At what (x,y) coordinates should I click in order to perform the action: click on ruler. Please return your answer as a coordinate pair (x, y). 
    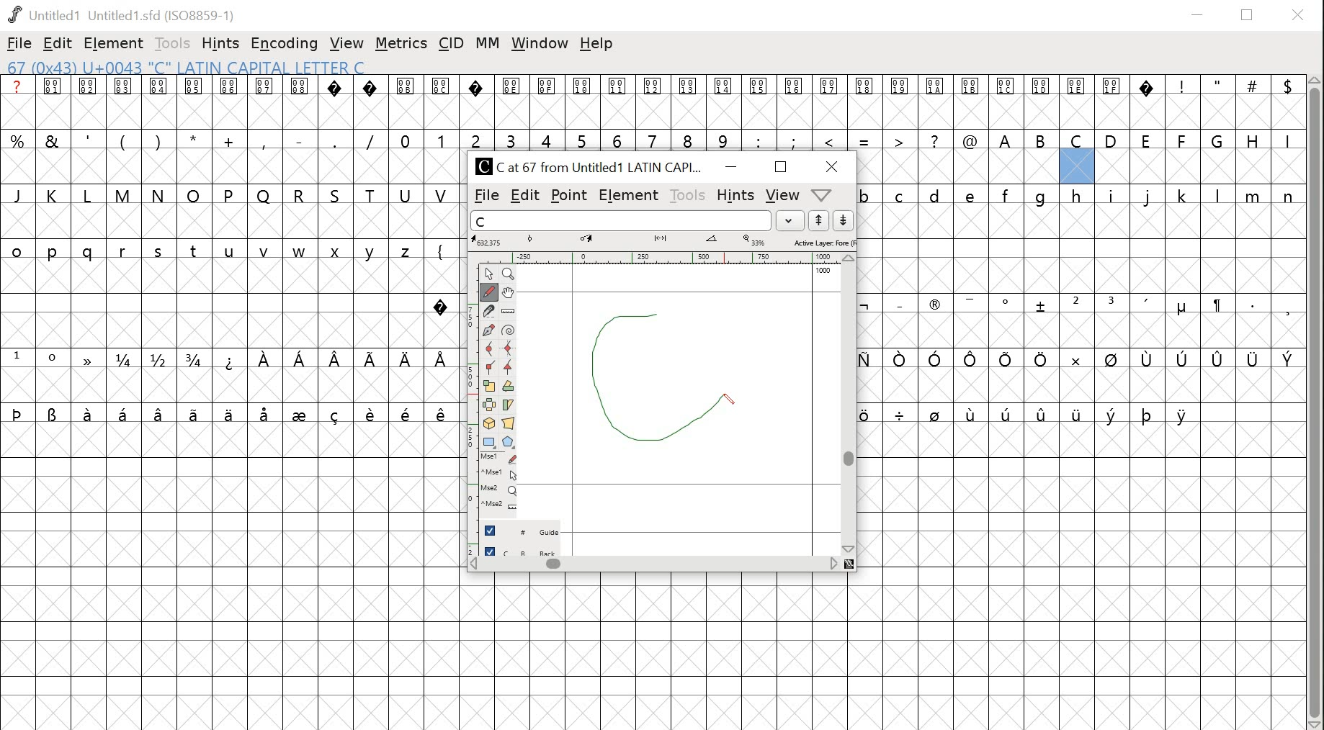
    Looking at the image, I should click on (472, 405).